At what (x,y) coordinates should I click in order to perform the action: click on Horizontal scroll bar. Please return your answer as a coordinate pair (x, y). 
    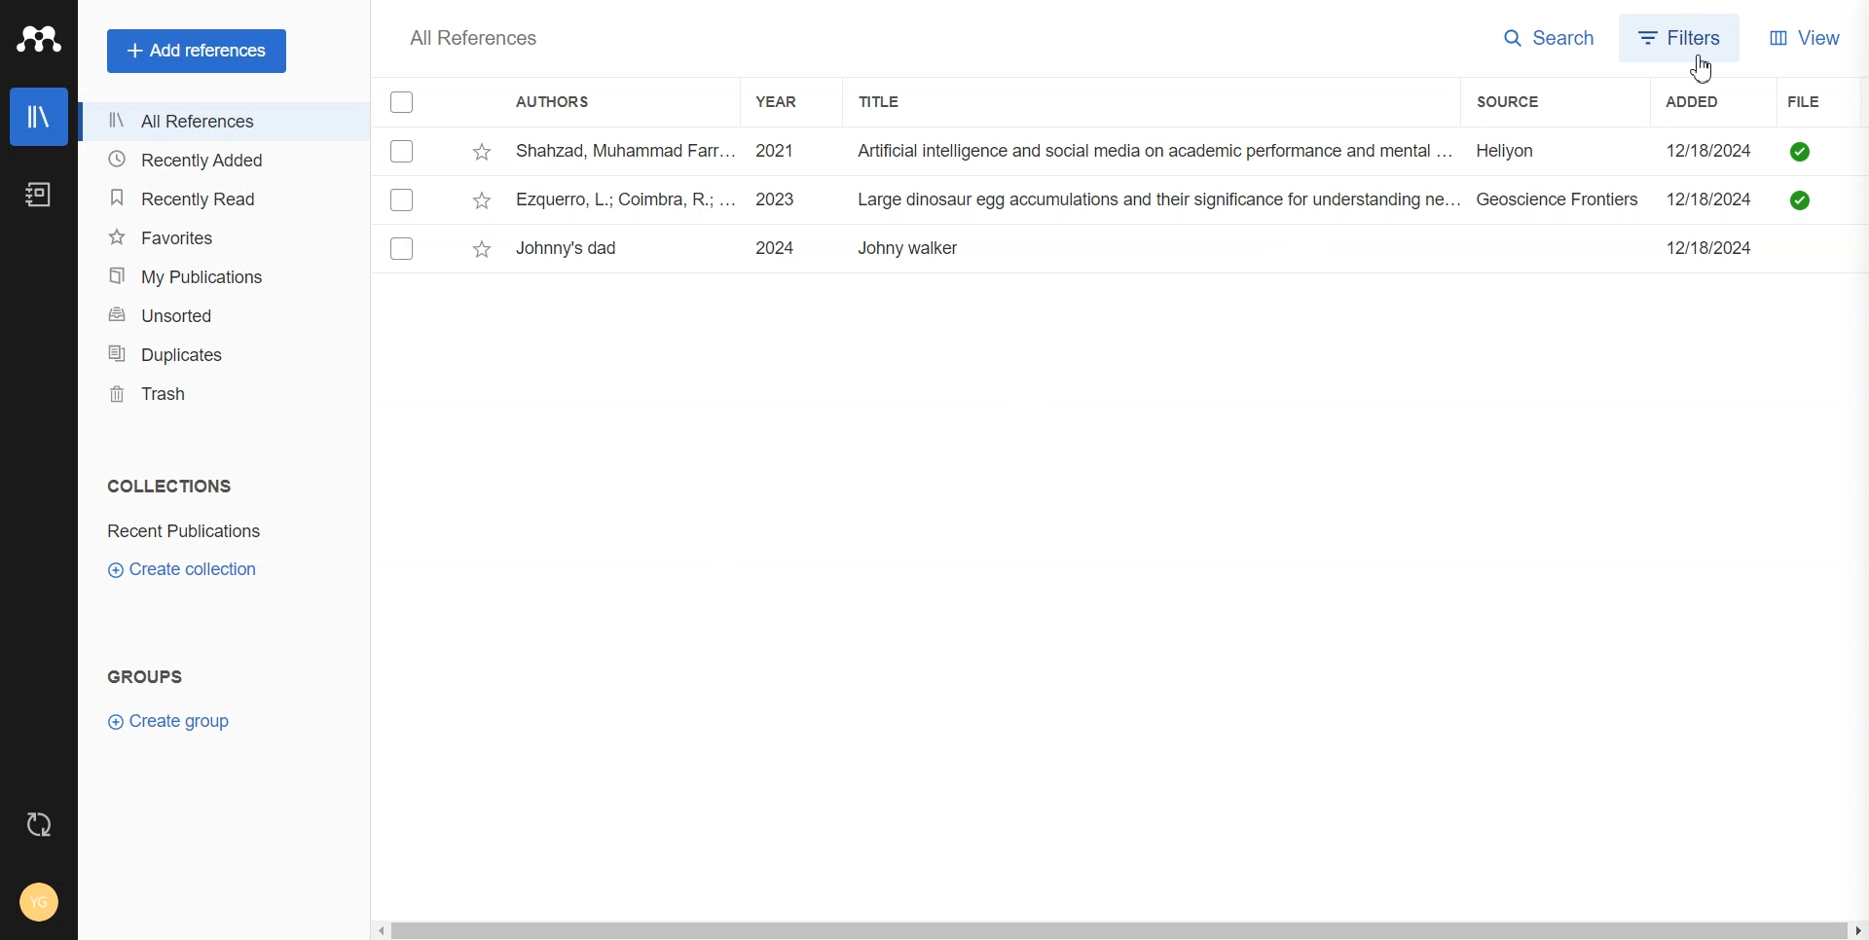
    Looking at the image, I should click on (1118, 932).